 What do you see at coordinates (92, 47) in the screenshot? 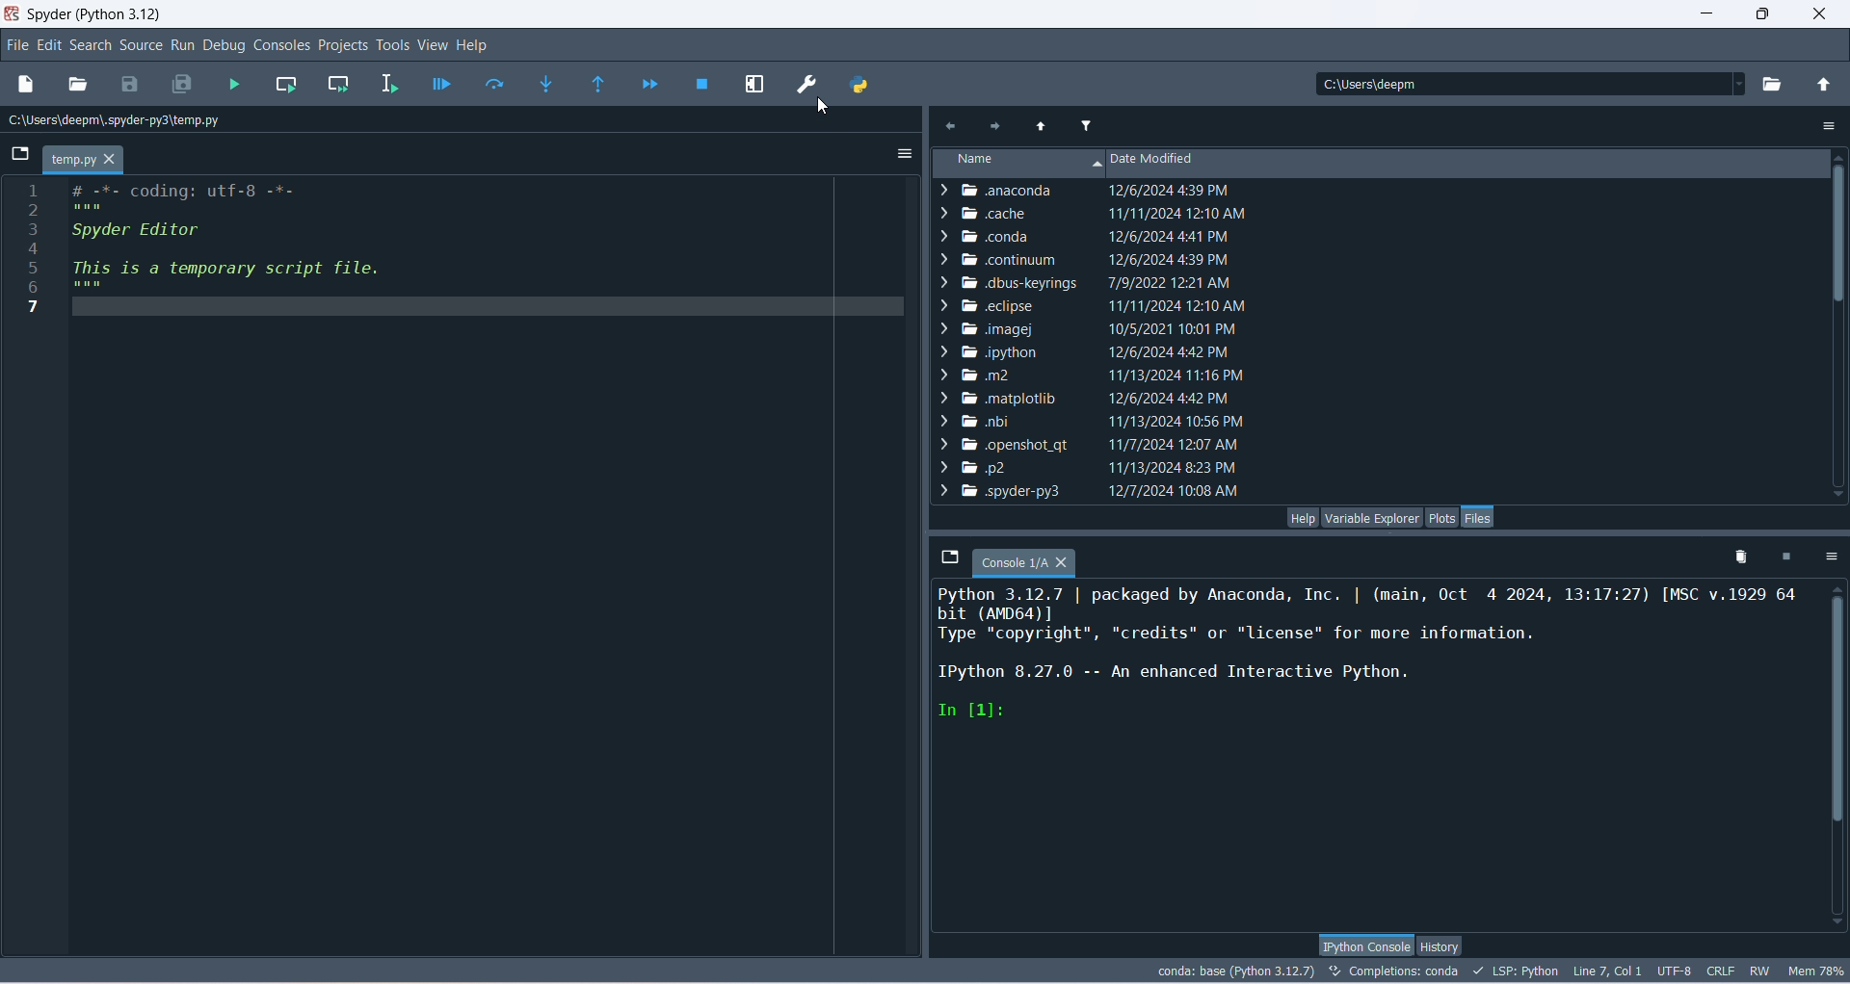
I see `search` at bounding box center [92, 47].